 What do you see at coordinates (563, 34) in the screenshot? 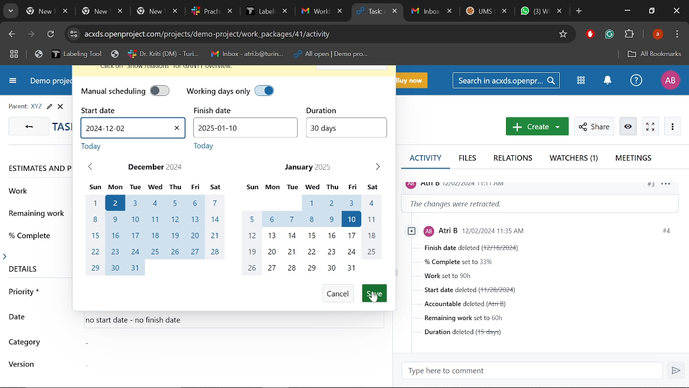
I see `Add/remove bookmark` at bounding box center [563, 34].